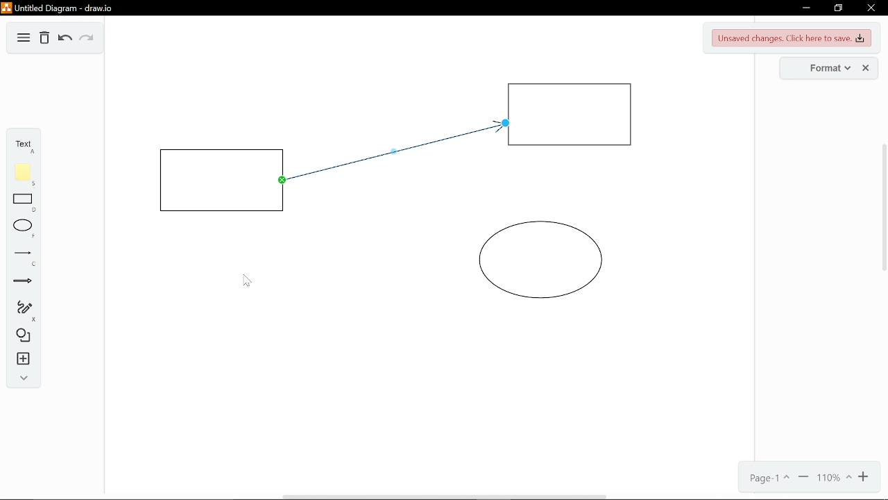 The height and width of the screenshot is (500, 888). I want to click on Minimieze, so click(805, 8).